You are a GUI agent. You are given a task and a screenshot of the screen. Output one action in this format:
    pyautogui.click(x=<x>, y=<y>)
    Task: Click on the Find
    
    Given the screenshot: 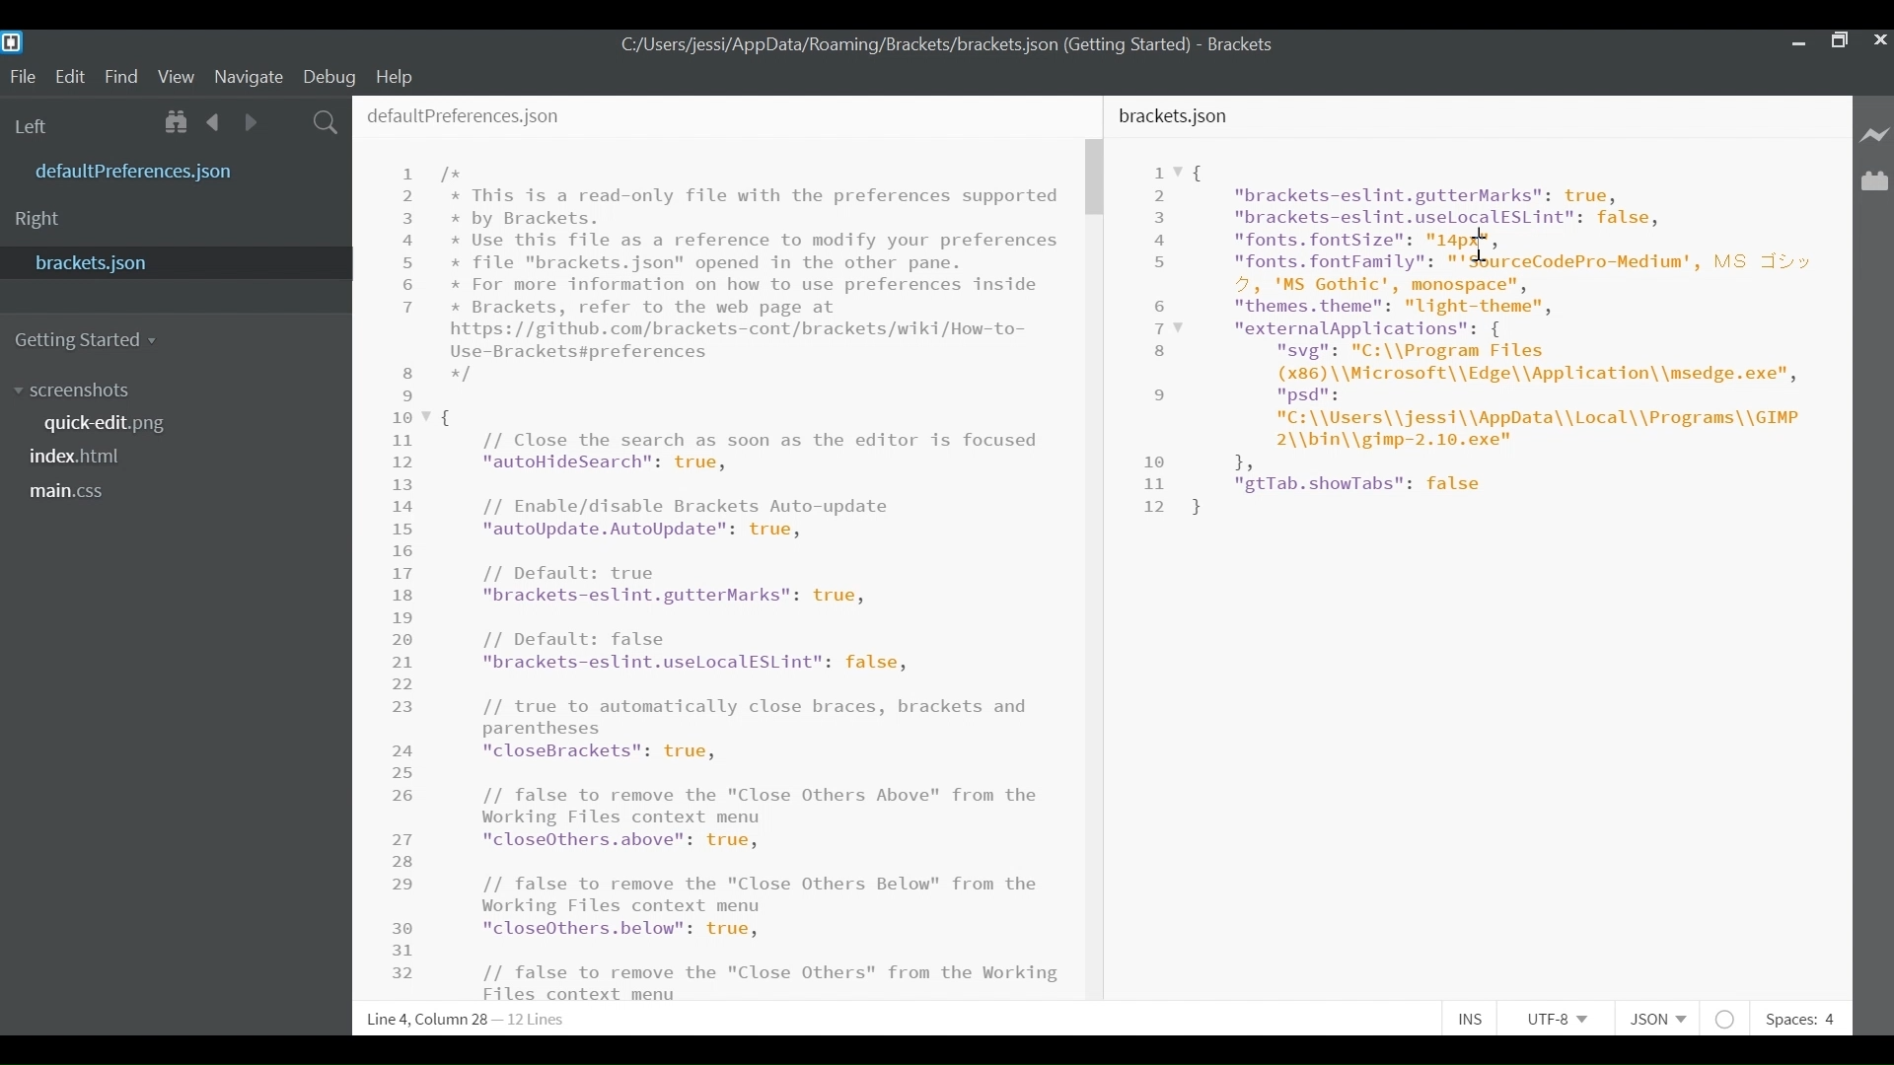 What is the action you would take?
    pyautogui.click(x=125, y=78)
    